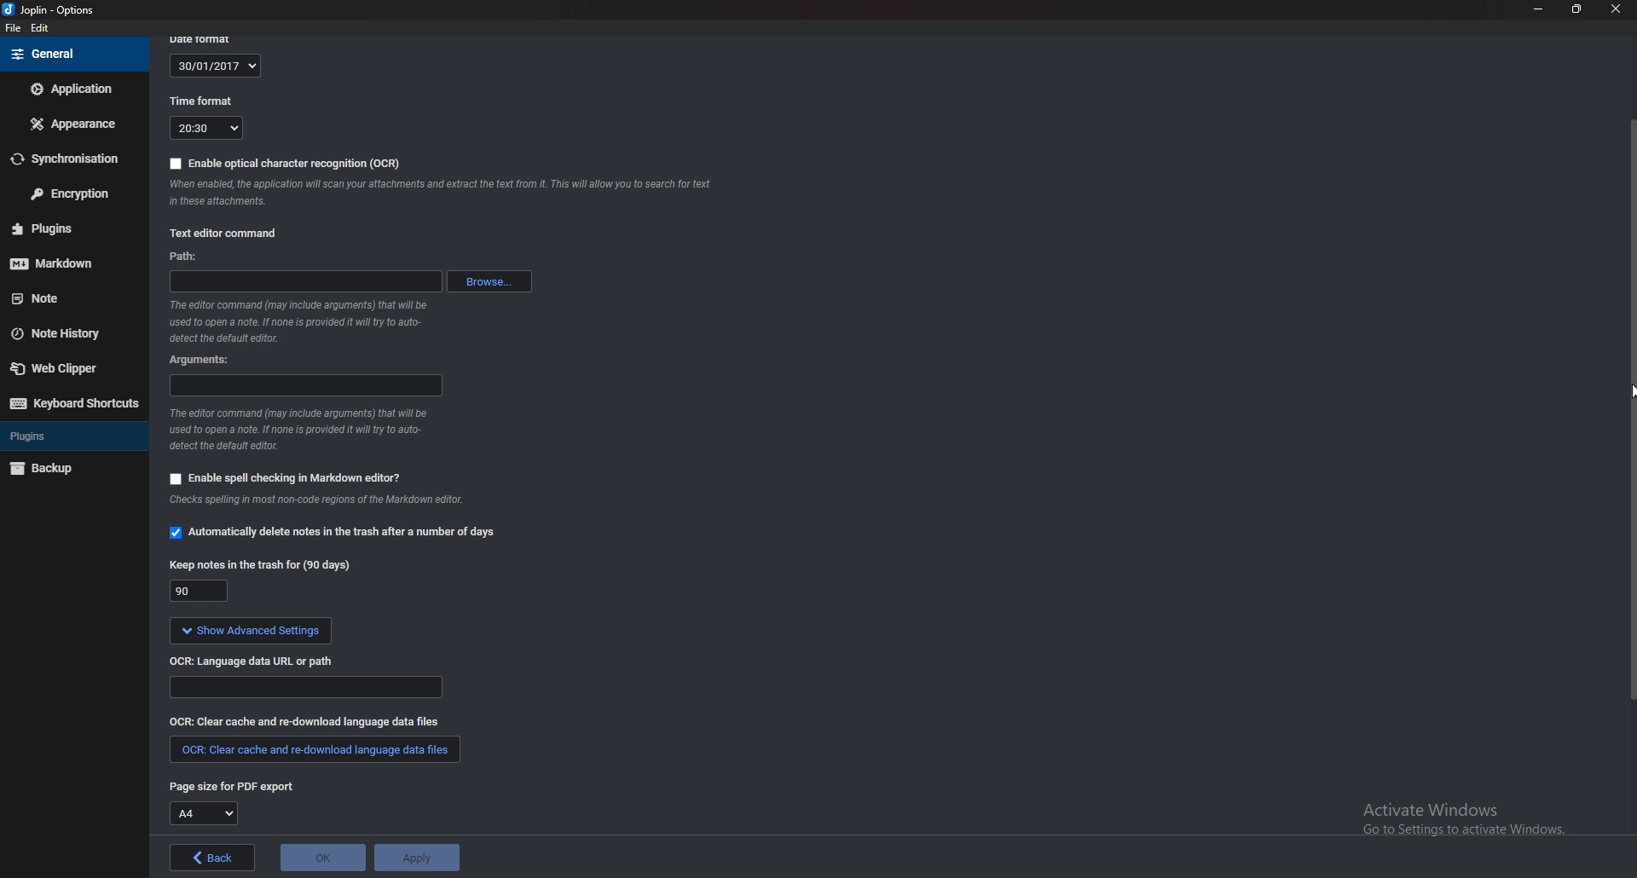  What do you see at coordinates (67, 468) in the screenshot?
I see `Back up` at bounding box center [67, 468].